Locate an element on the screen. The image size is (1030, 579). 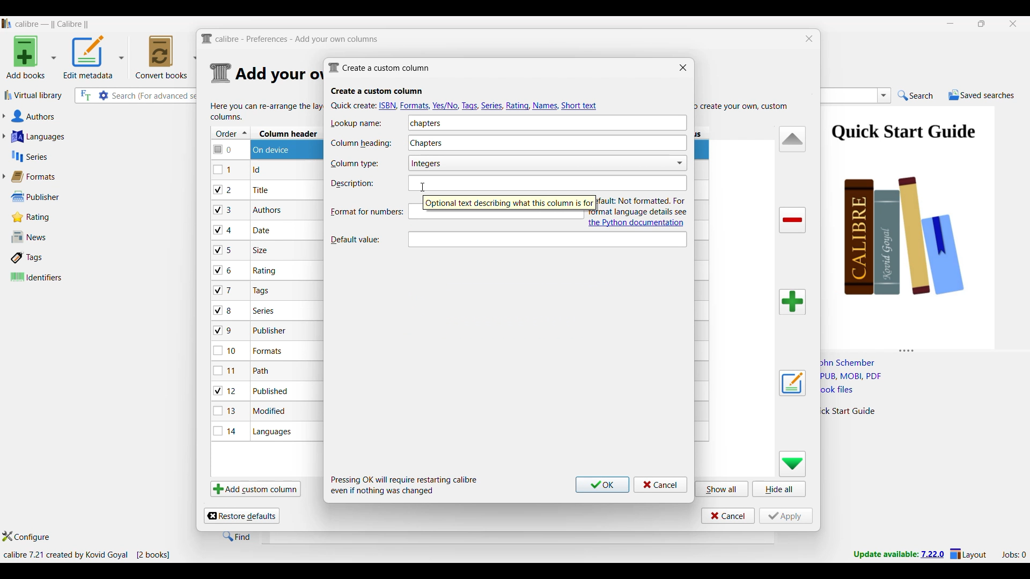
Close window is located at coordinates (683, 67).